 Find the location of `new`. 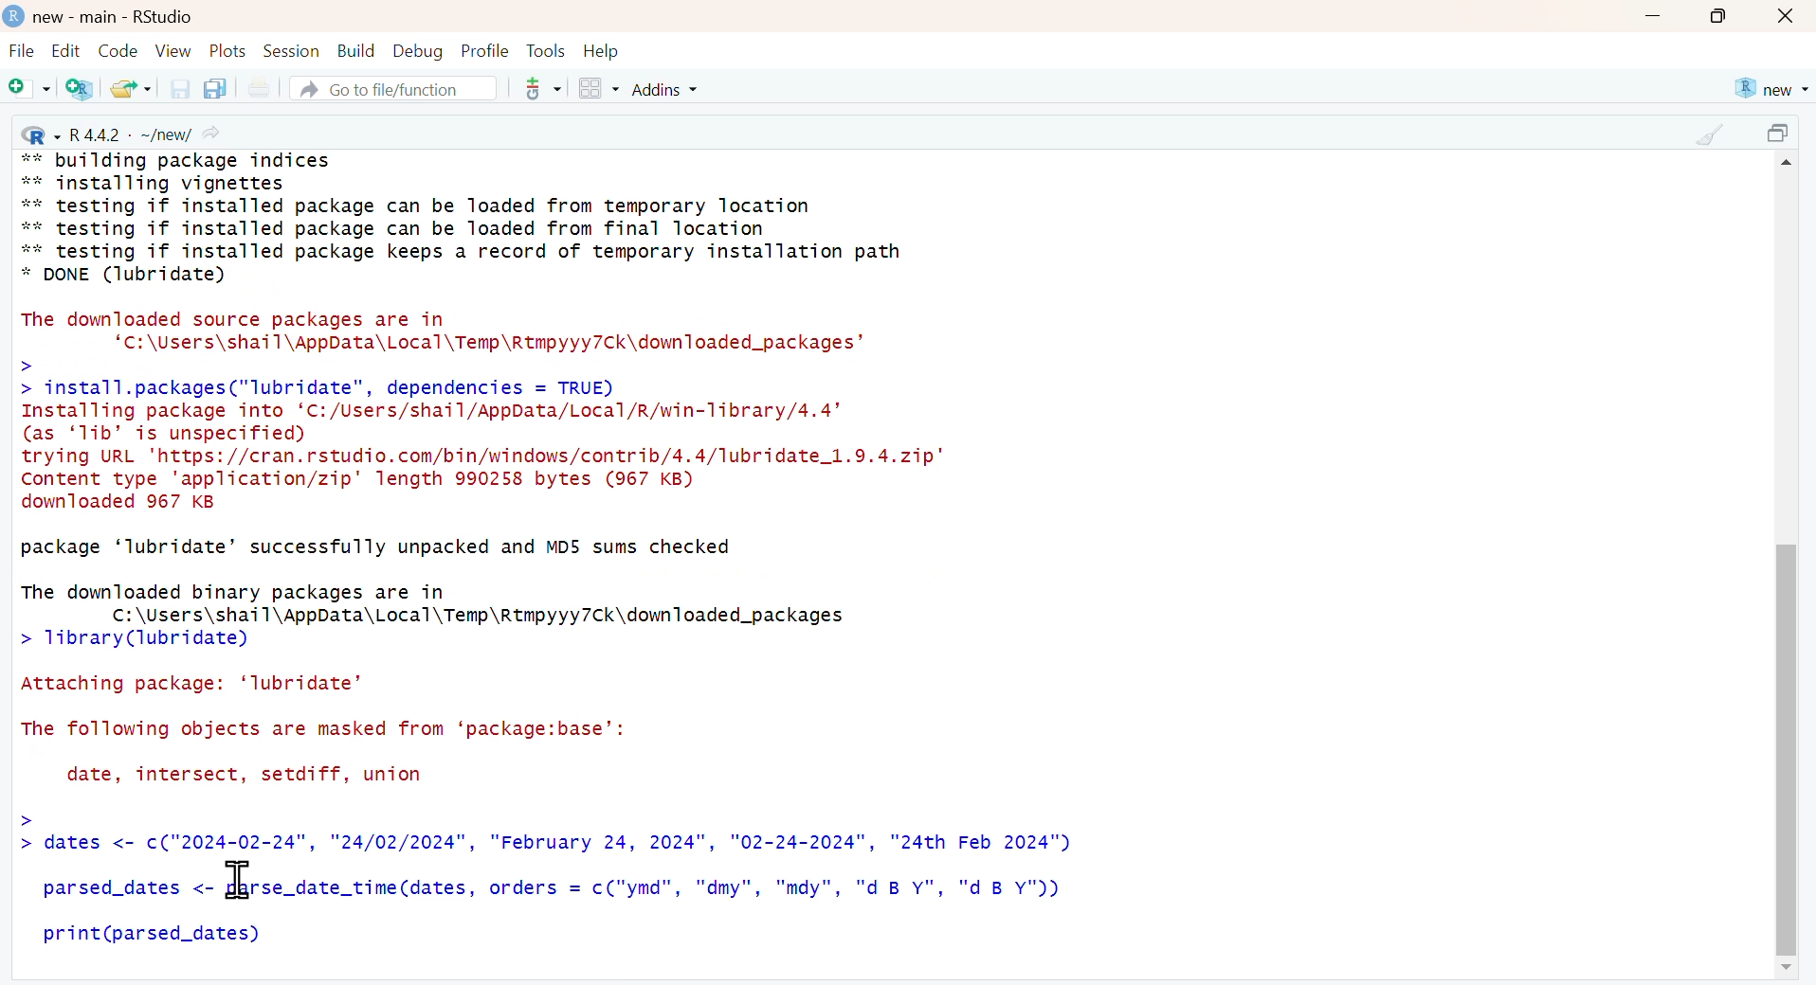

new is located at coordinates (1770, 89).